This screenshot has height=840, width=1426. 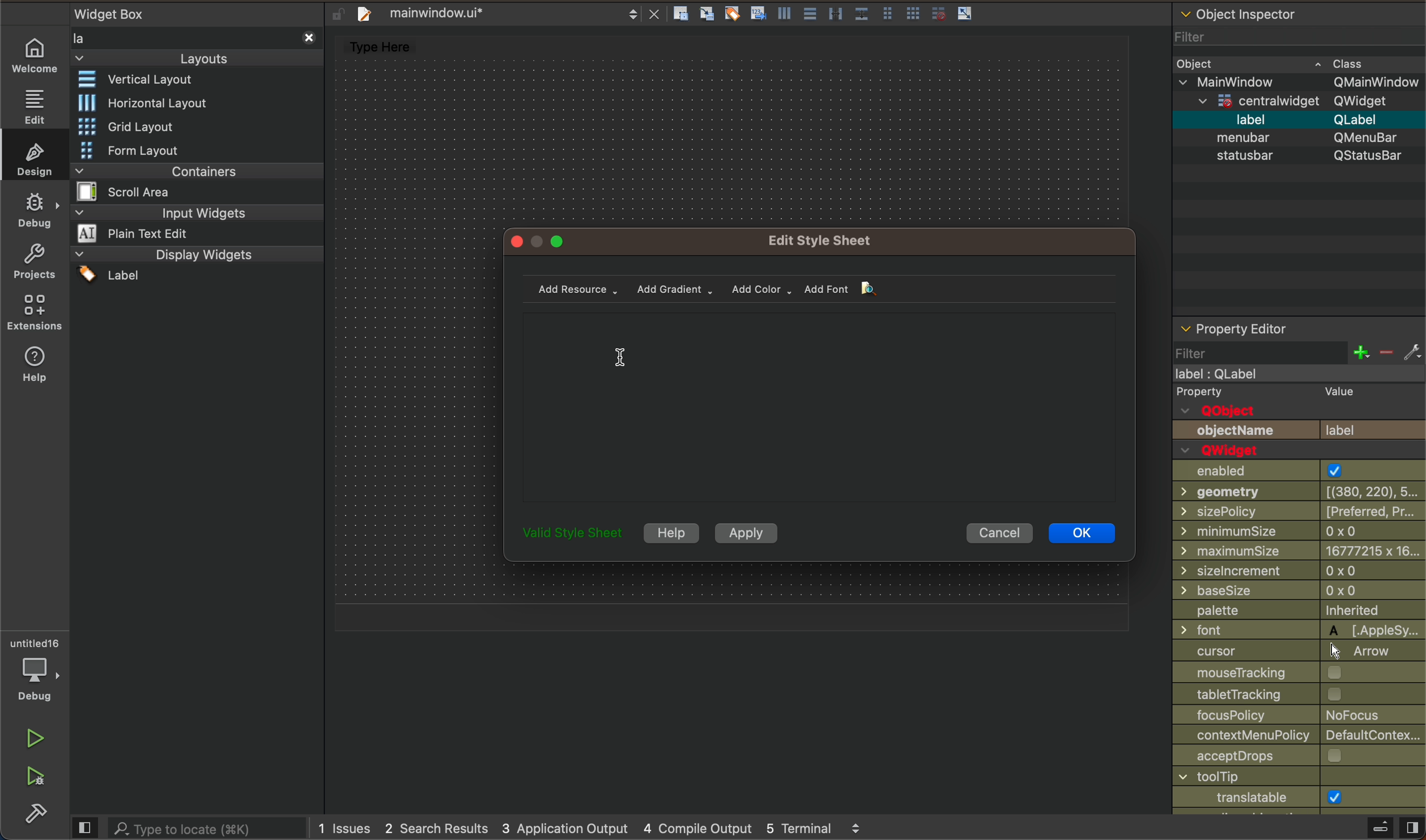 What do you see at coordinates (147, 80) in the screenshot?
I see `vertical layout` at bounding box center [147, 80].